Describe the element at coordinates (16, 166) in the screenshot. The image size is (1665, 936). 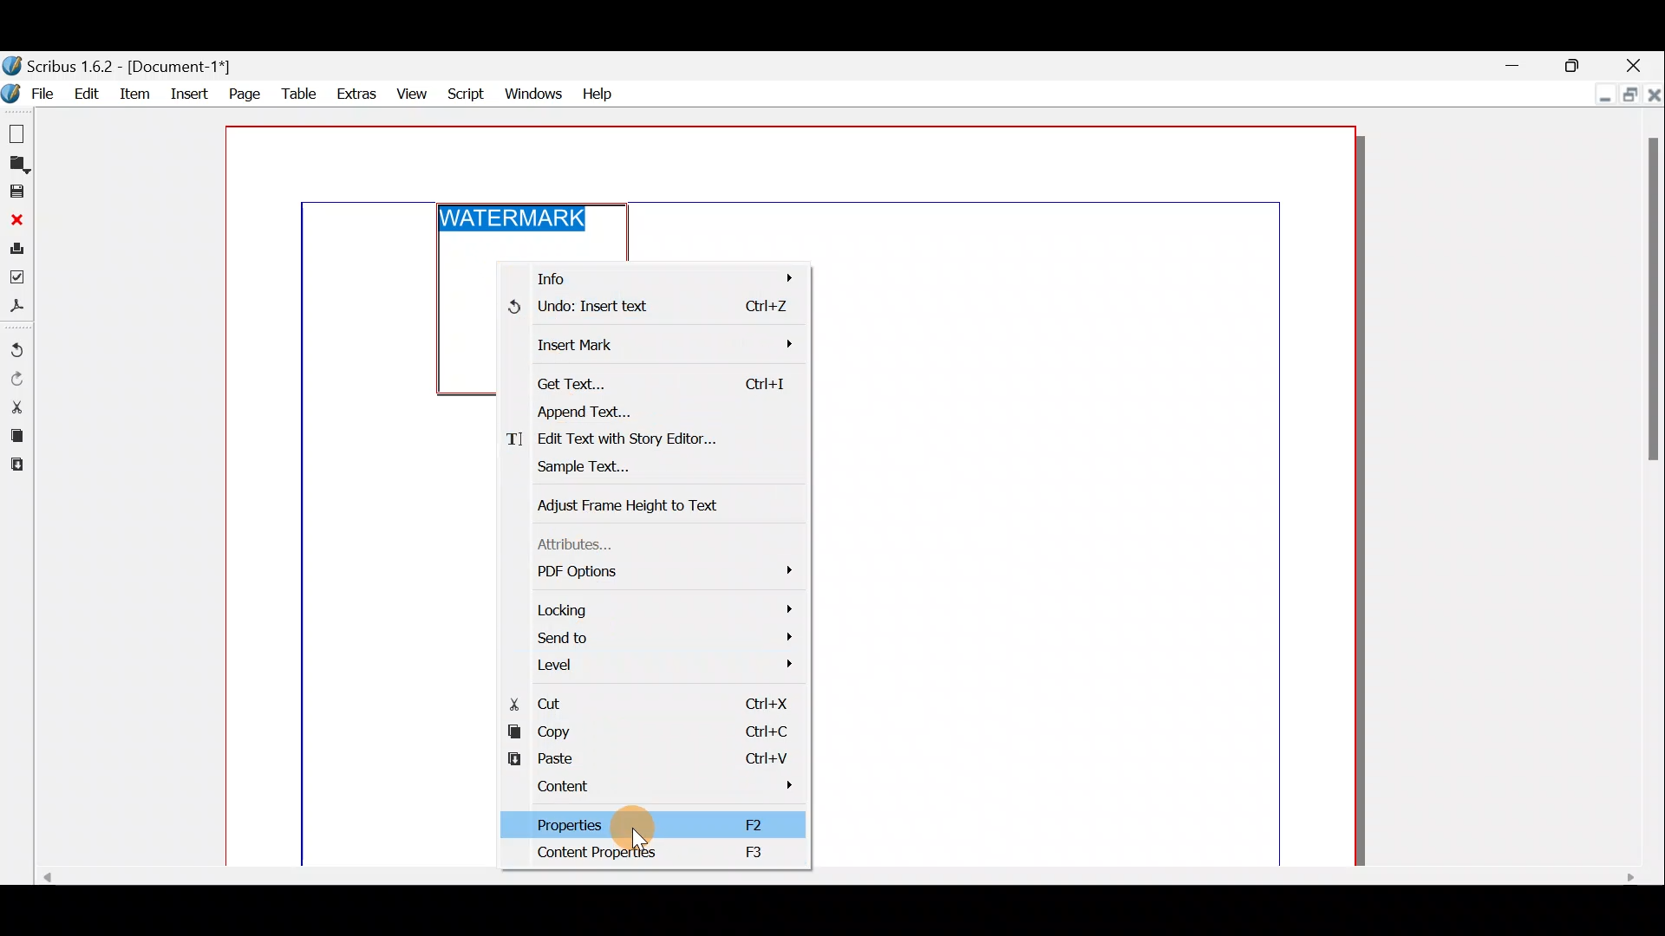
I see `Open` at that location.